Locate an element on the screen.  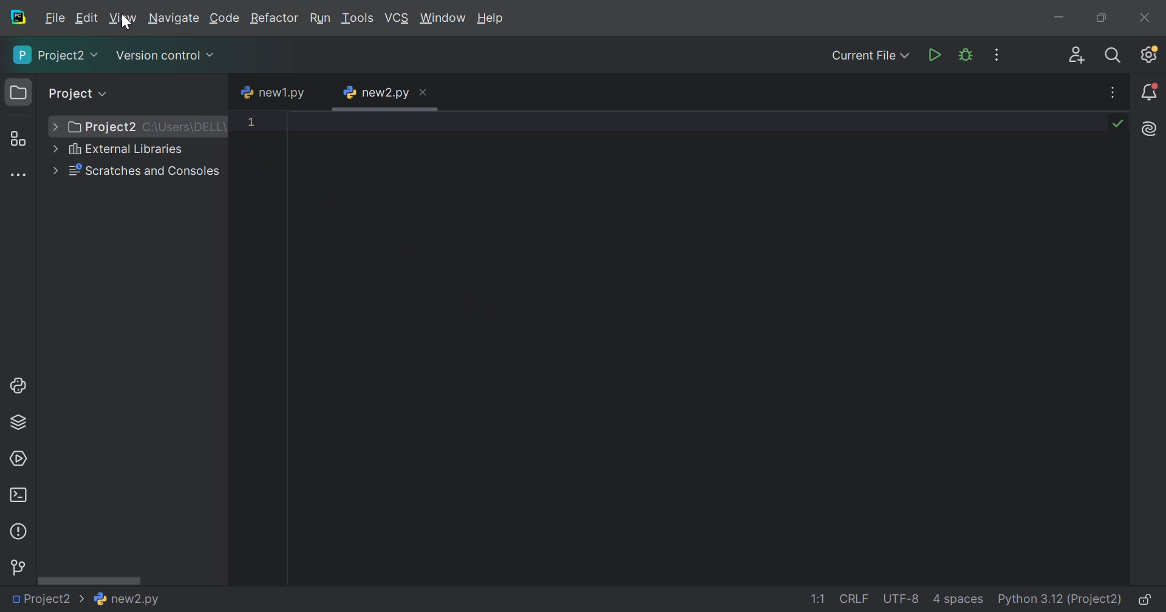
External Libraries is located at coordinates (126, 151).